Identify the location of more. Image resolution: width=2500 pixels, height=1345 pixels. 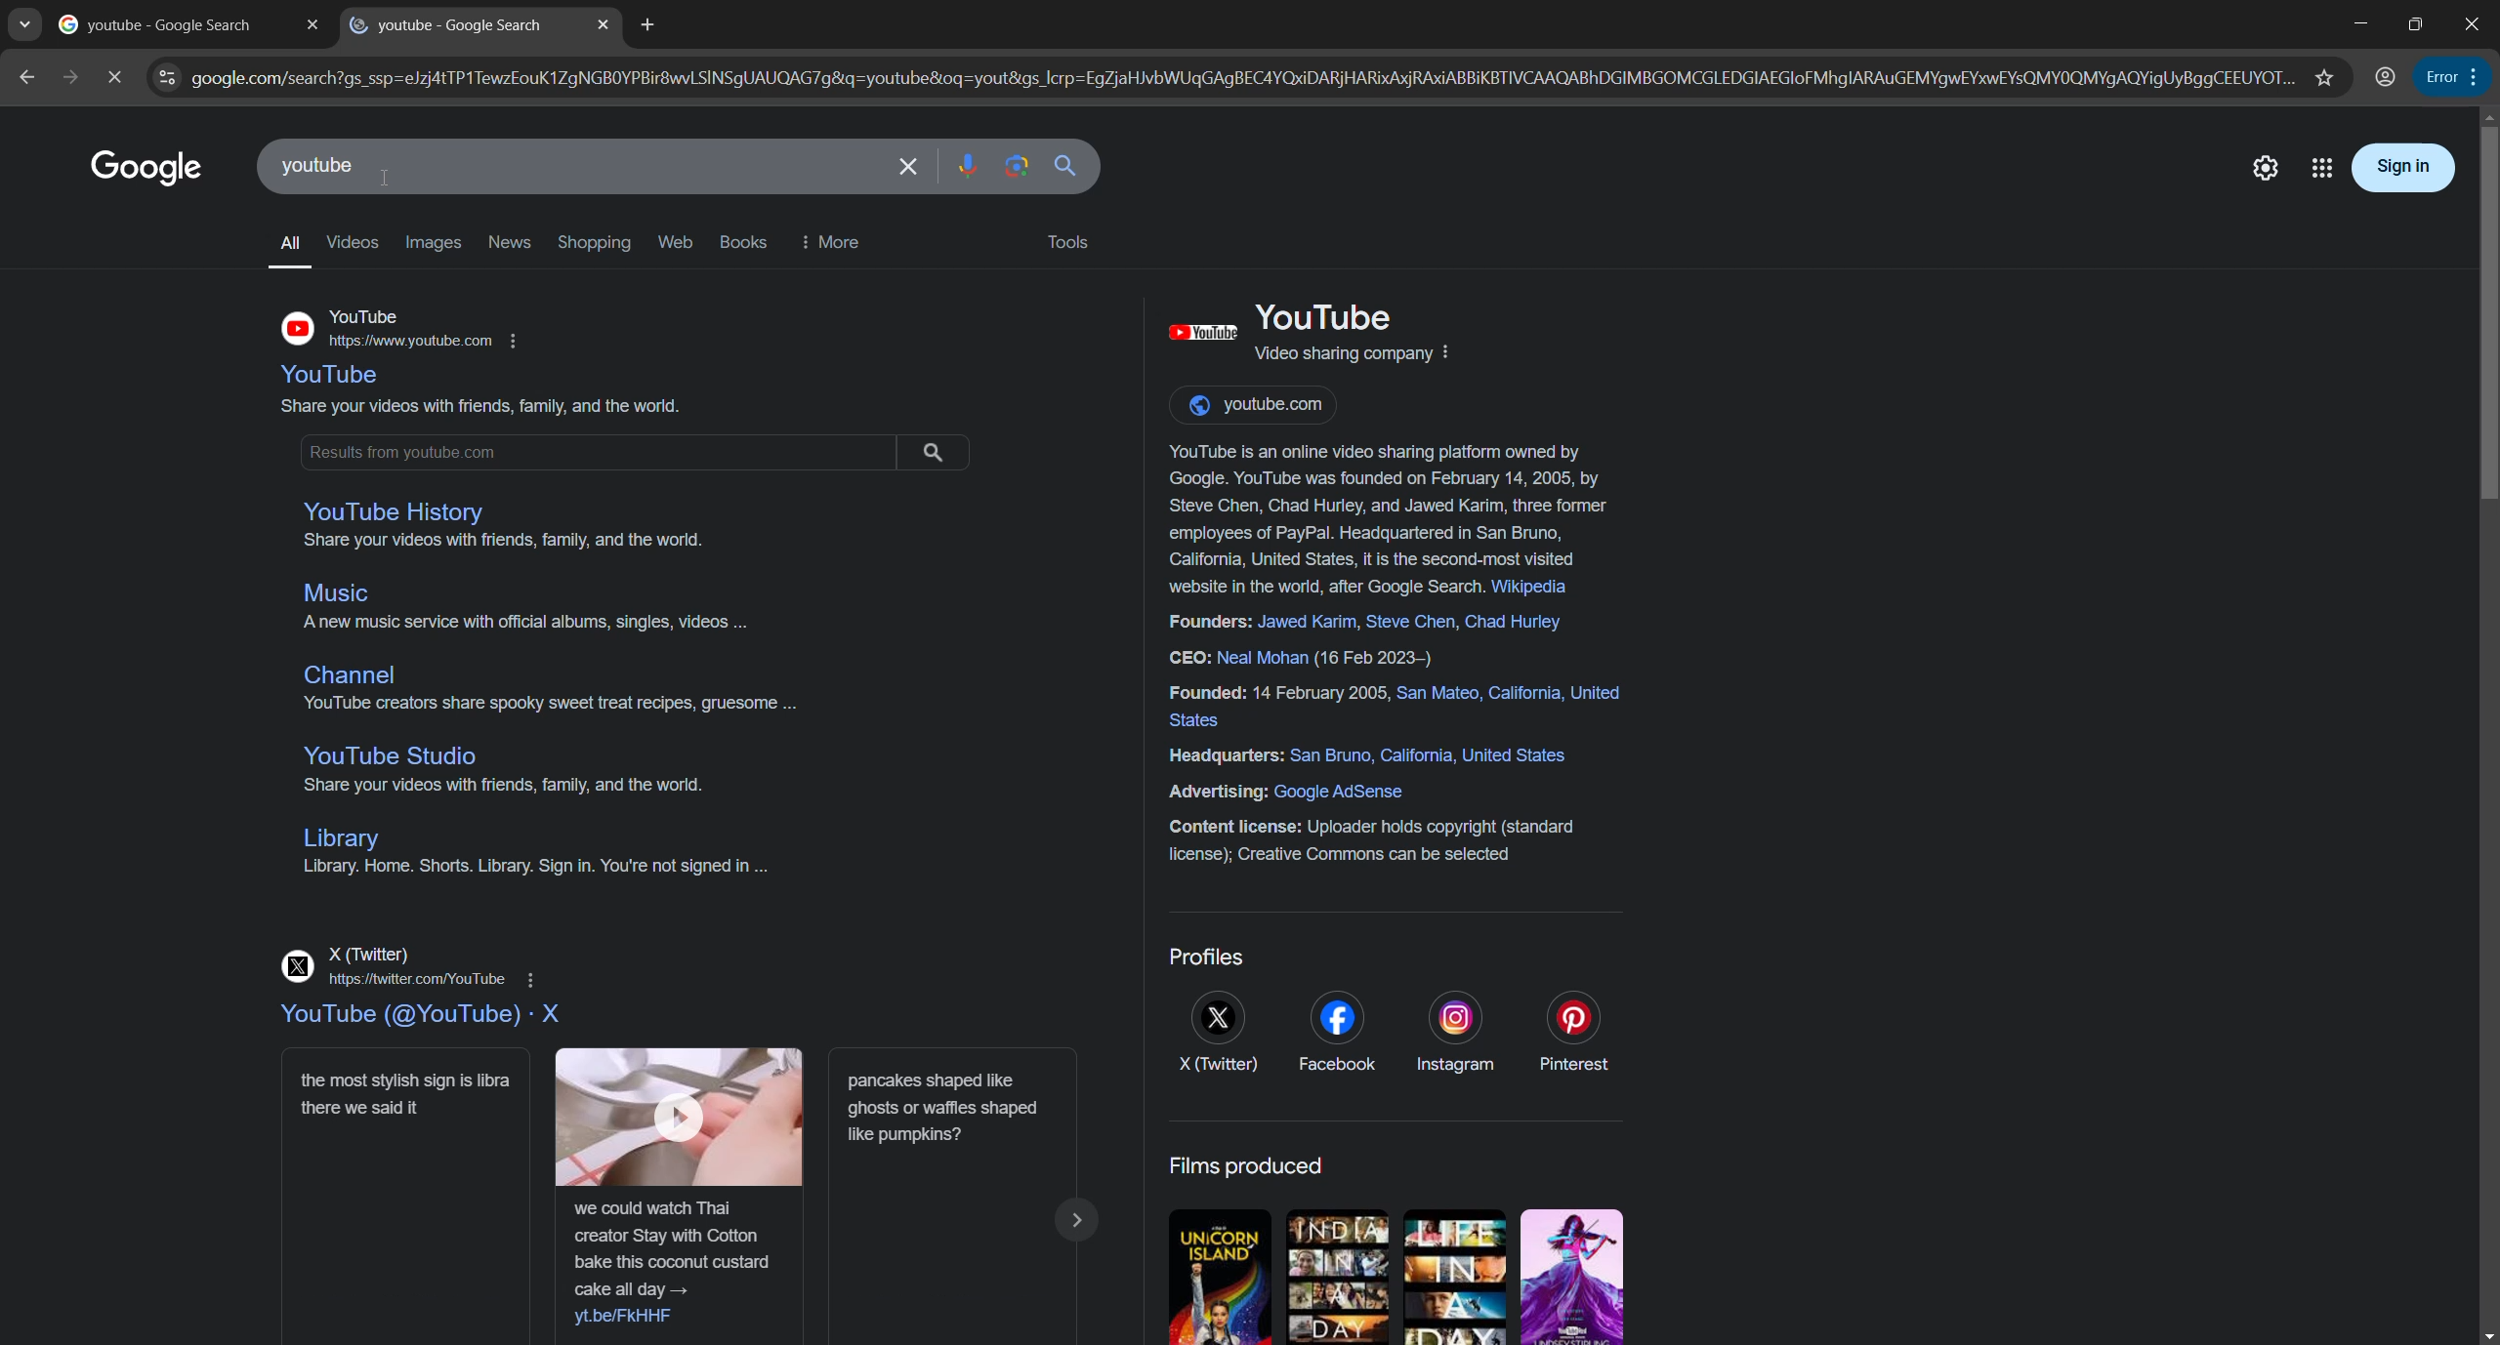
(837, 241).